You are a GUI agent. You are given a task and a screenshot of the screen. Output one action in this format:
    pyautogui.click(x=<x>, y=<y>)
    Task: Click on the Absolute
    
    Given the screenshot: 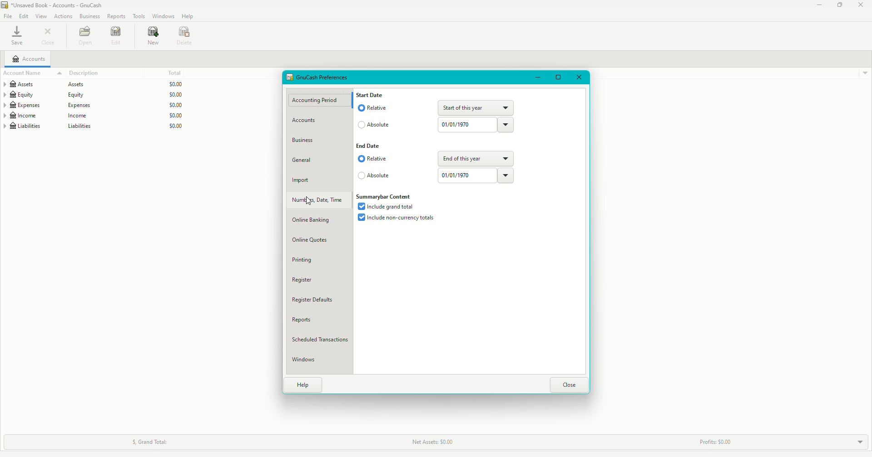 What is the action you would take?
    pyautogui.click(x=378, y=175)
    